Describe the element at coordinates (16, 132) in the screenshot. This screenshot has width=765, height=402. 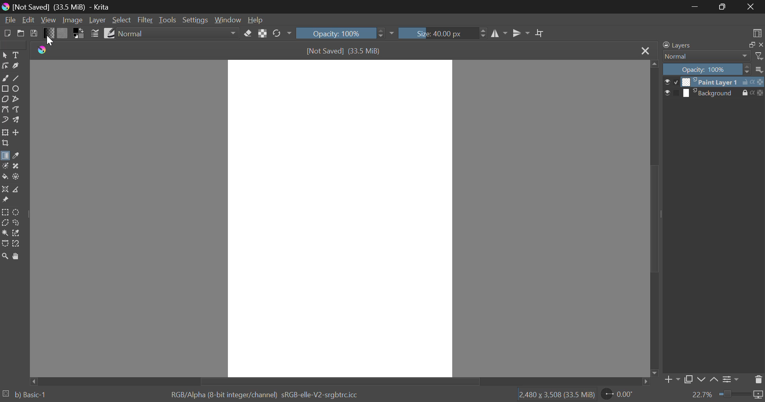
I see `Move Layer` at that location.